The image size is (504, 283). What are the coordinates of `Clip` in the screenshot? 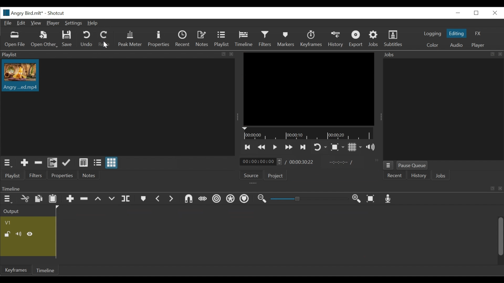 It's located at (211, 236).